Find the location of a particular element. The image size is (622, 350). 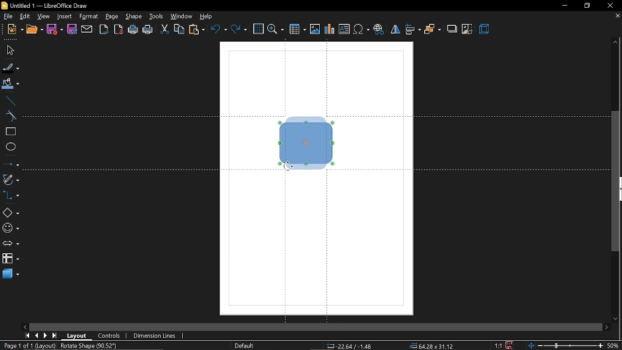

move left is located at coordinates (26, 327).